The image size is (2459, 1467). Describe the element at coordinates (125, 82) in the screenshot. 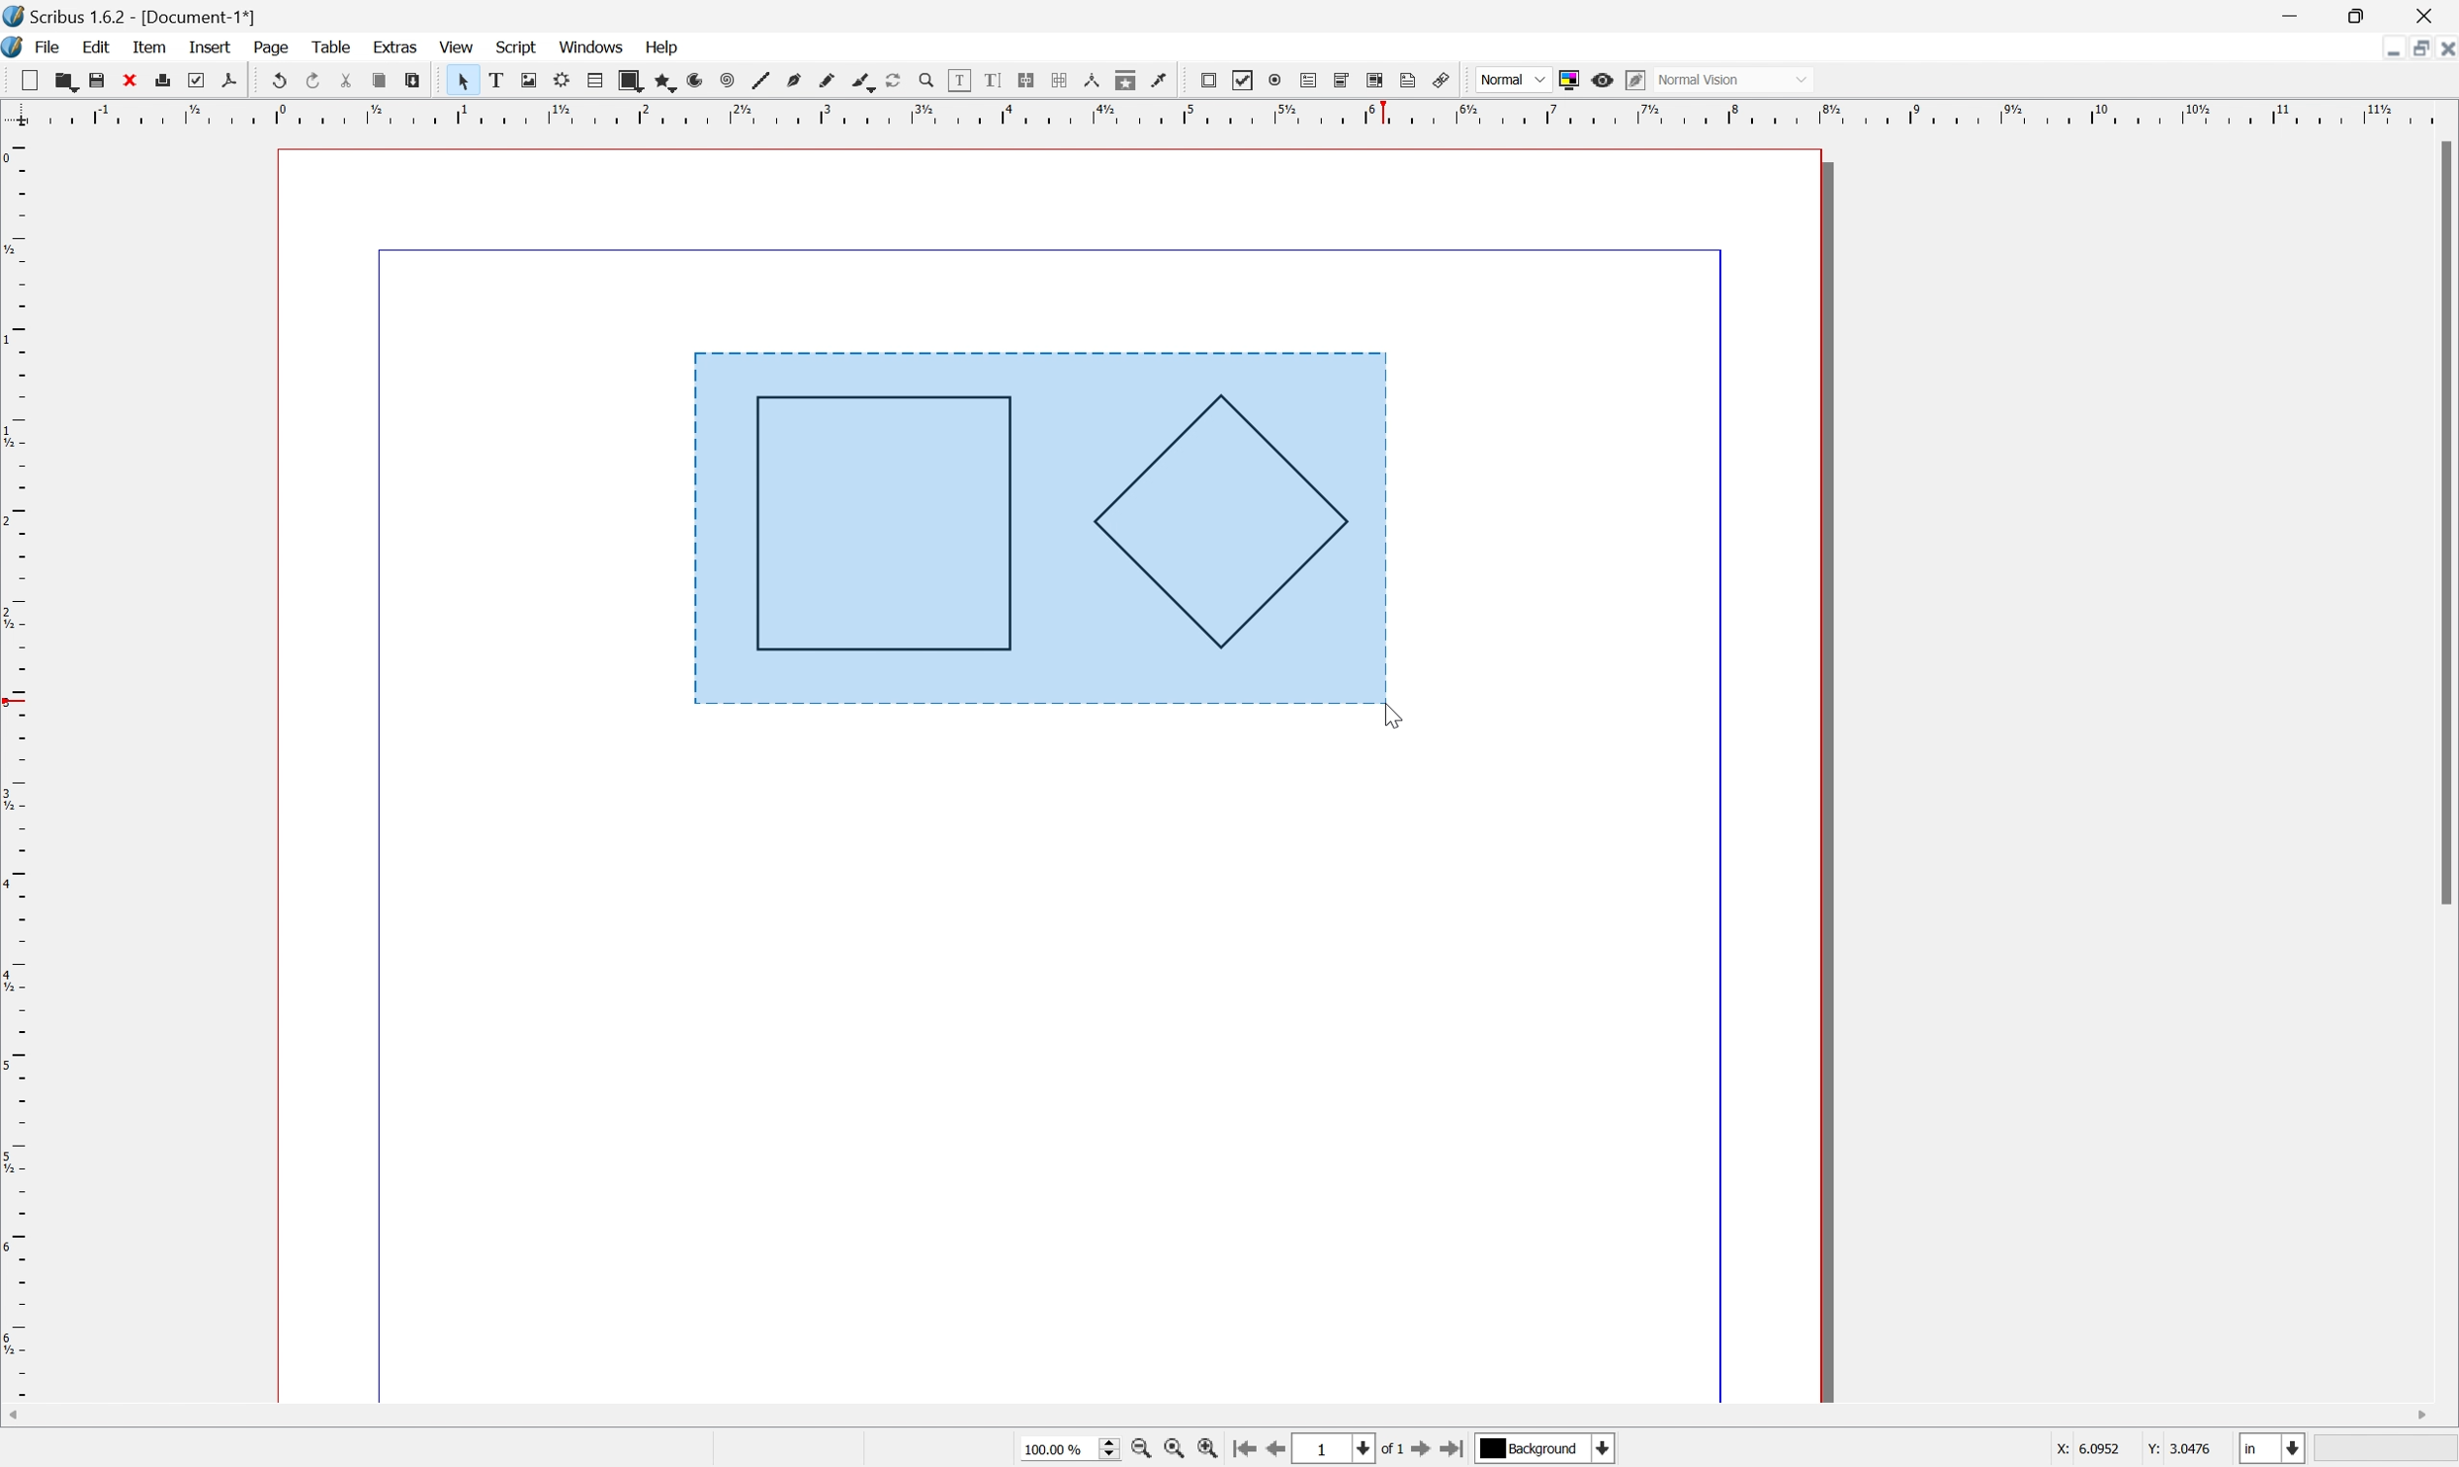

I see `close` at that location.